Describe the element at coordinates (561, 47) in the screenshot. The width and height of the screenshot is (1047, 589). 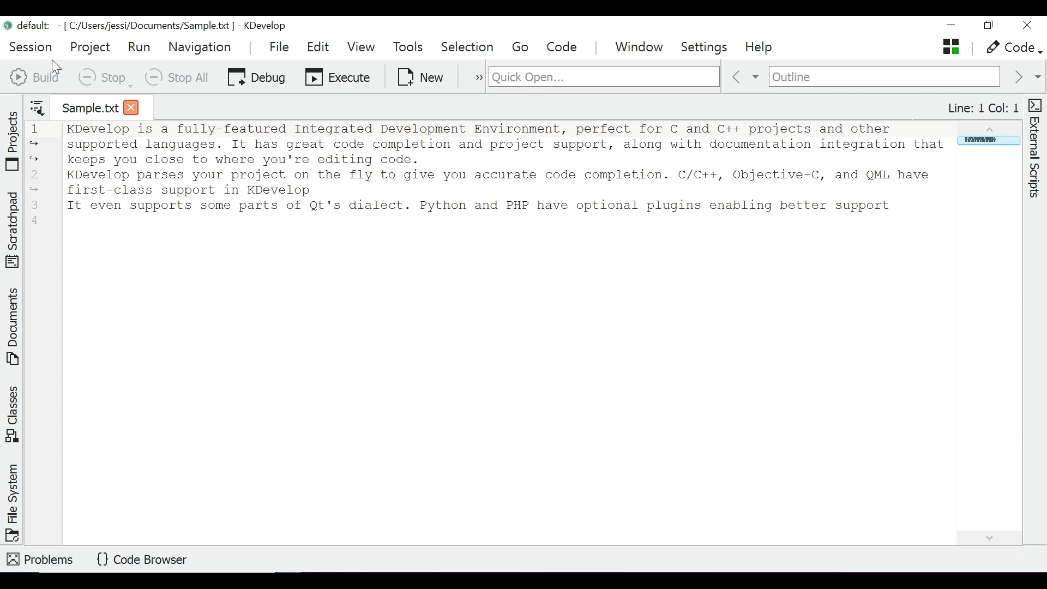
I see `Code` at that location.